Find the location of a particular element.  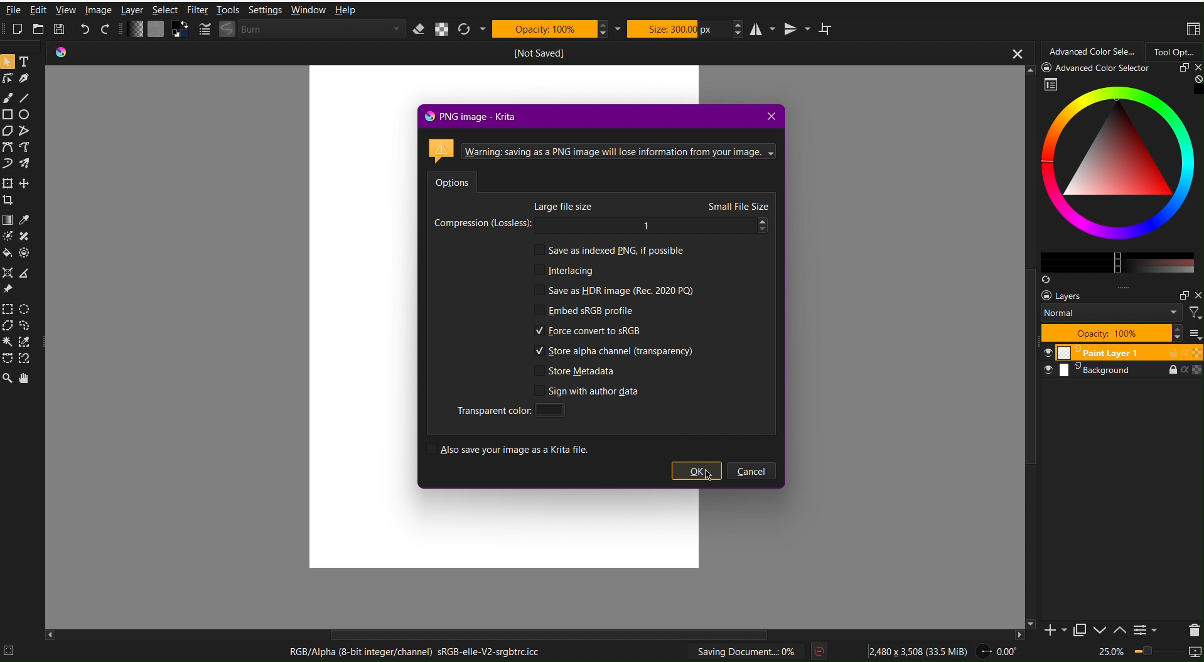

Save as HDR  is located at coordinates (614, 290).